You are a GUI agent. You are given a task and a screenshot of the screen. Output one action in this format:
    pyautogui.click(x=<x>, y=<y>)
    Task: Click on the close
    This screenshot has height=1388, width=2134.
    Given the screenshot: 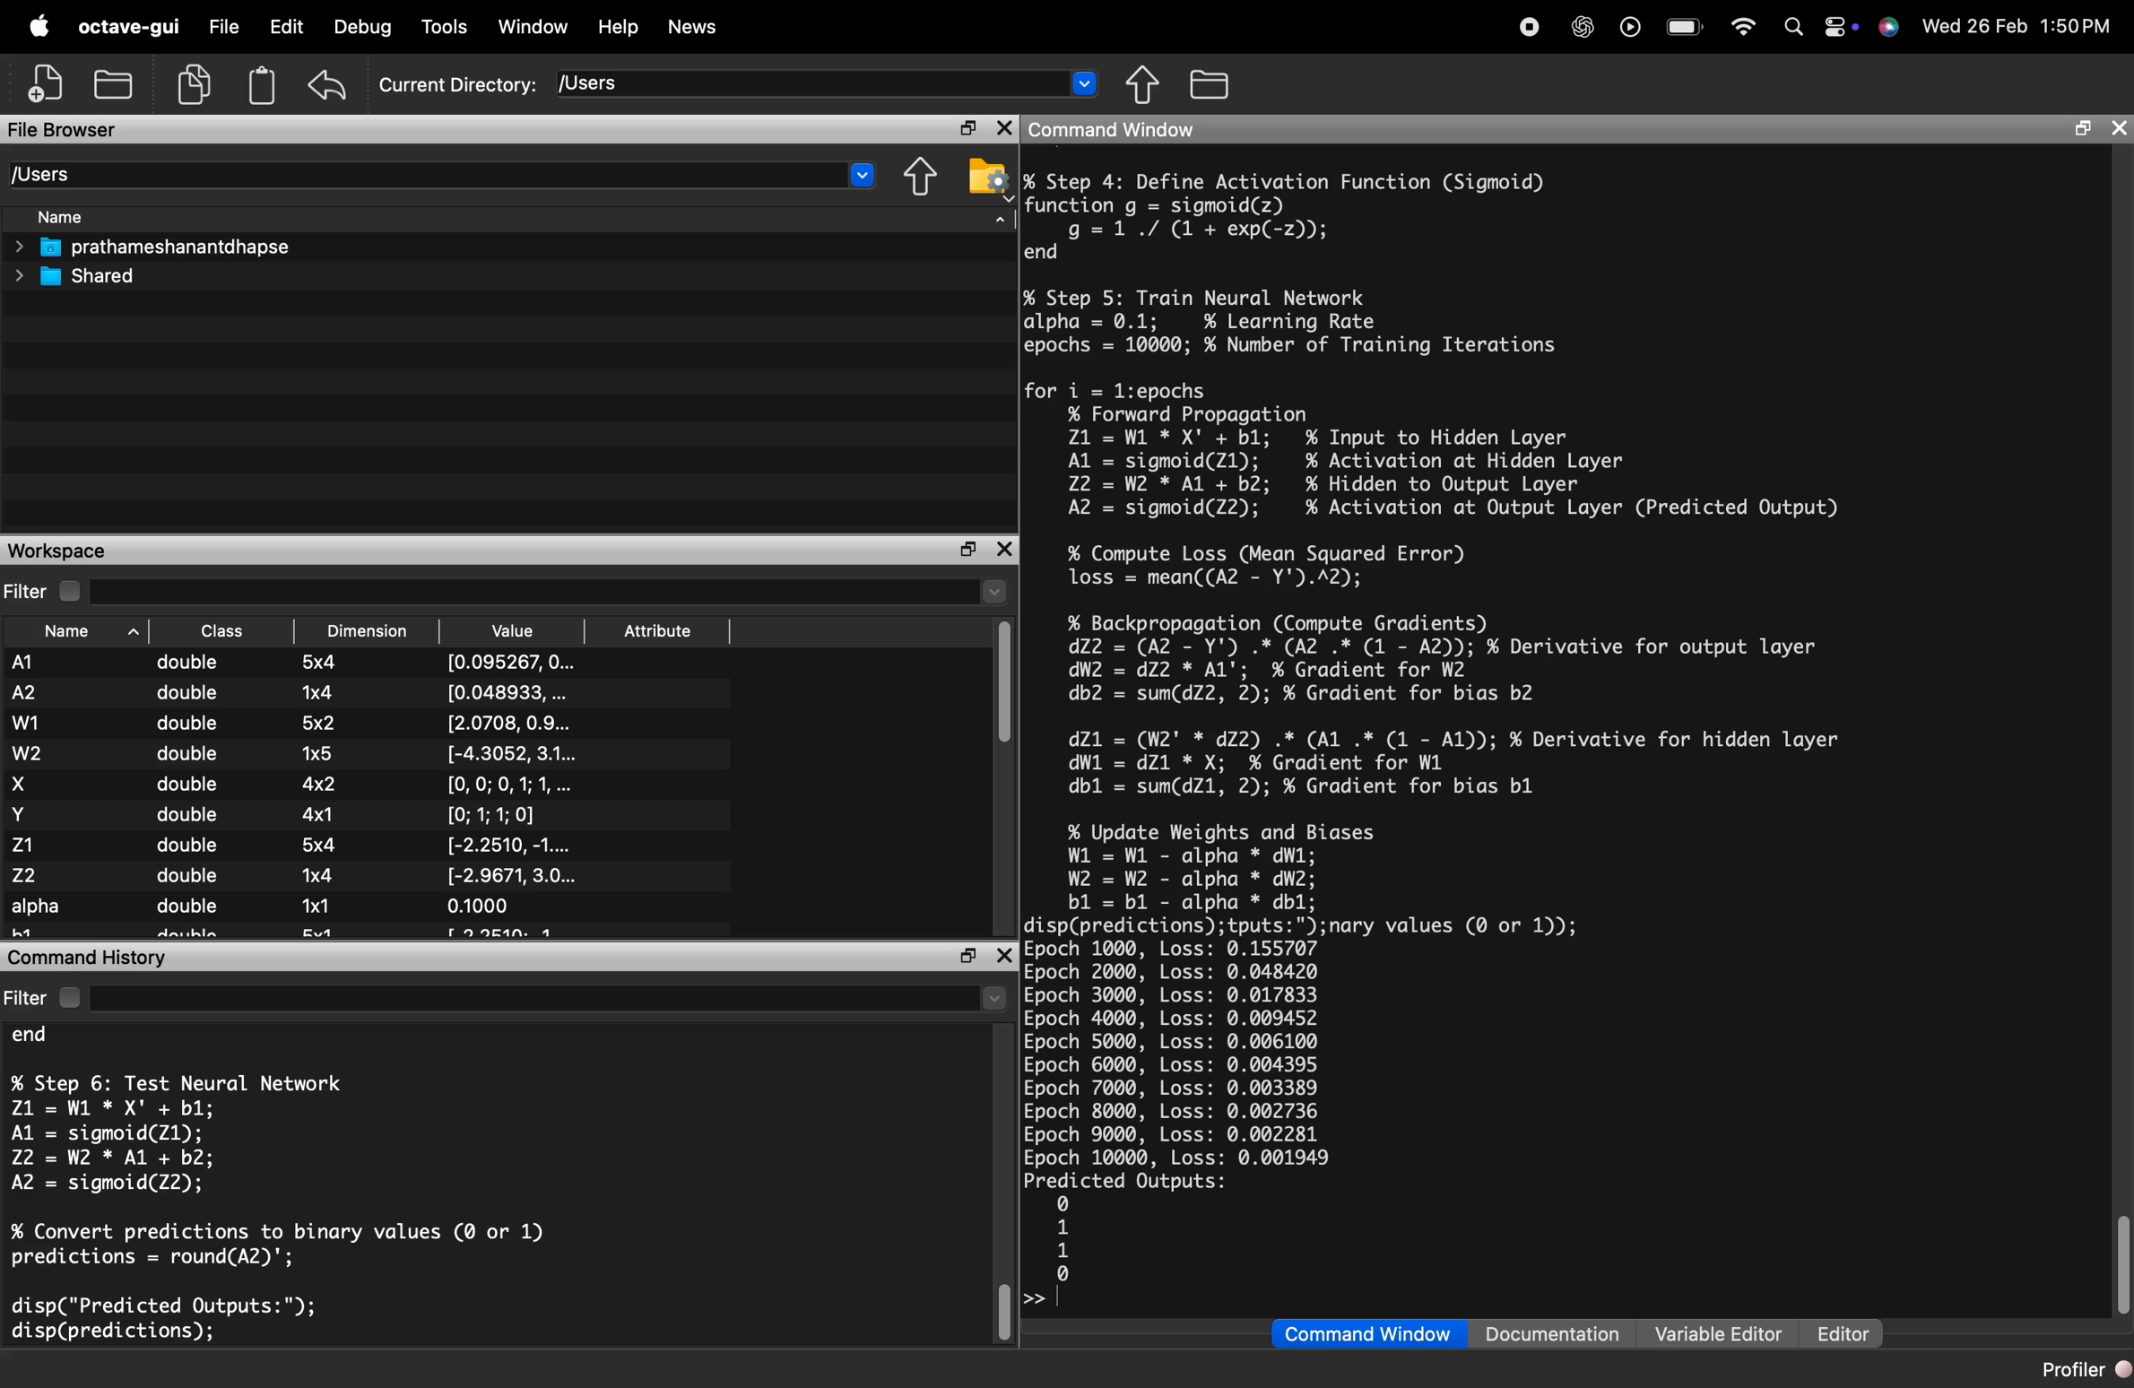 What is the action you would take?
    pyautogui.click(x=1002, y=955)
    